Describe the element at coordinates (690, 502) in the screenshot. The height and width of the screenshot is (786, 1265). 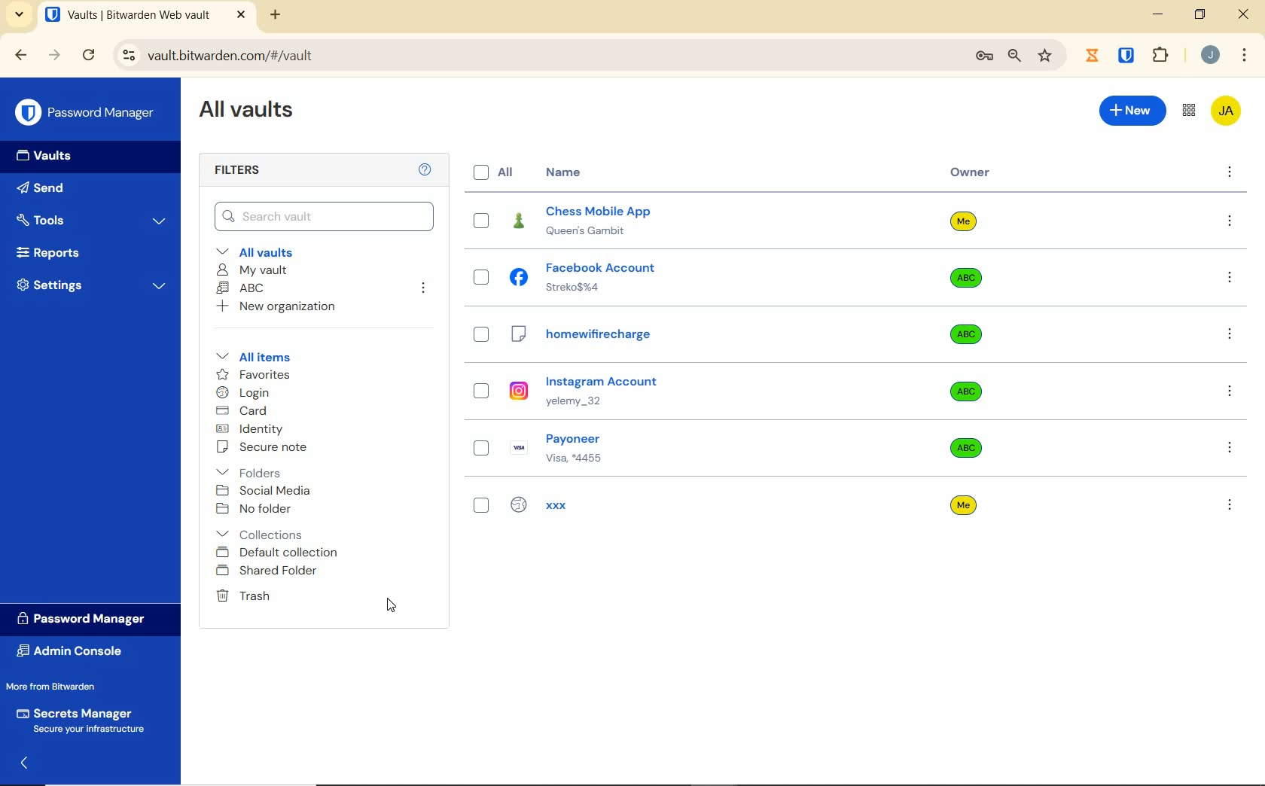
I see `xxx` at that location.